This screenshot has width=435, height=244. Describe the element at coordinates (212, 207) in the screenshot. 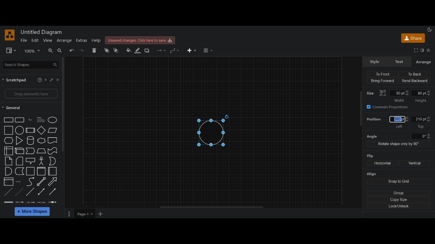

I see `horizontall scroll bar` at that location.